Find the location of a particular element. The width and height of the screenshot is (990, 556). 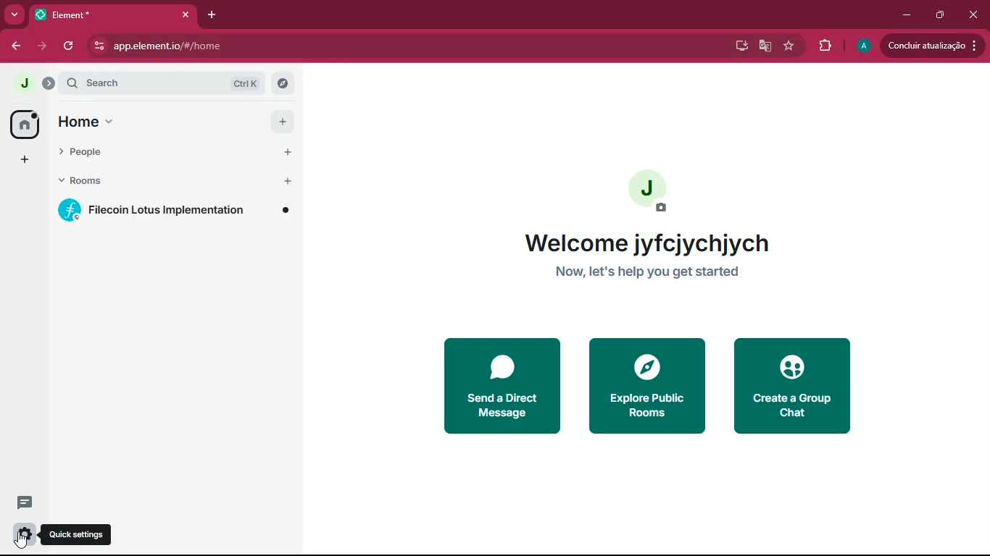

cursor is located at coordinates (20, 540).